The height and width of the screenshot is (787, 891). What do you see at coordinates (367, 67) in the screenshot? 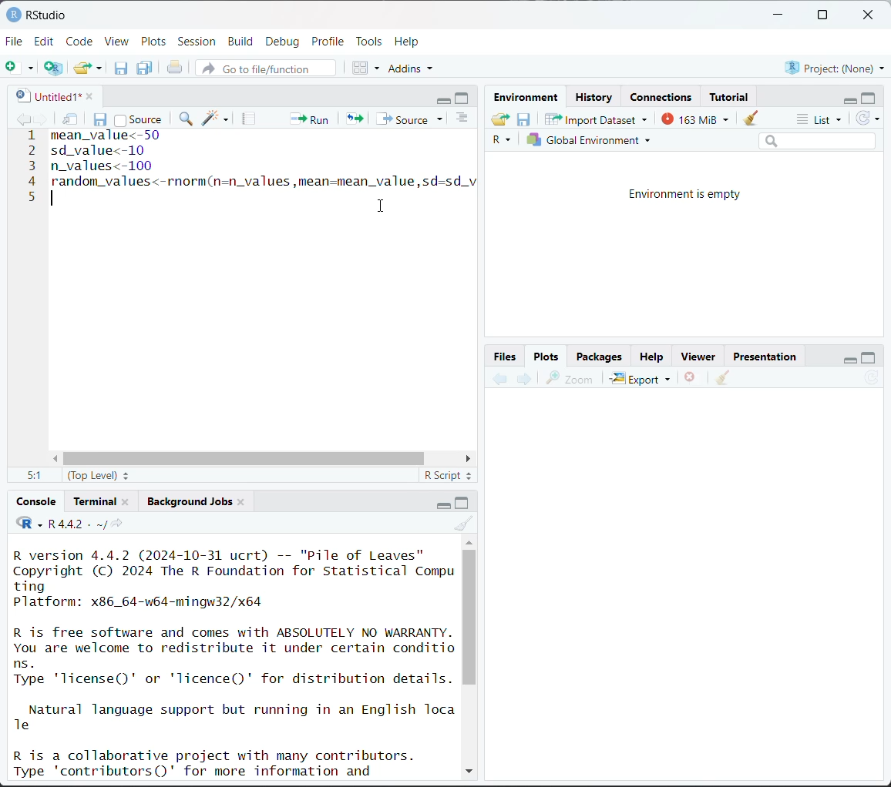
I see `workspace panes` at bounding box center [367, 67].